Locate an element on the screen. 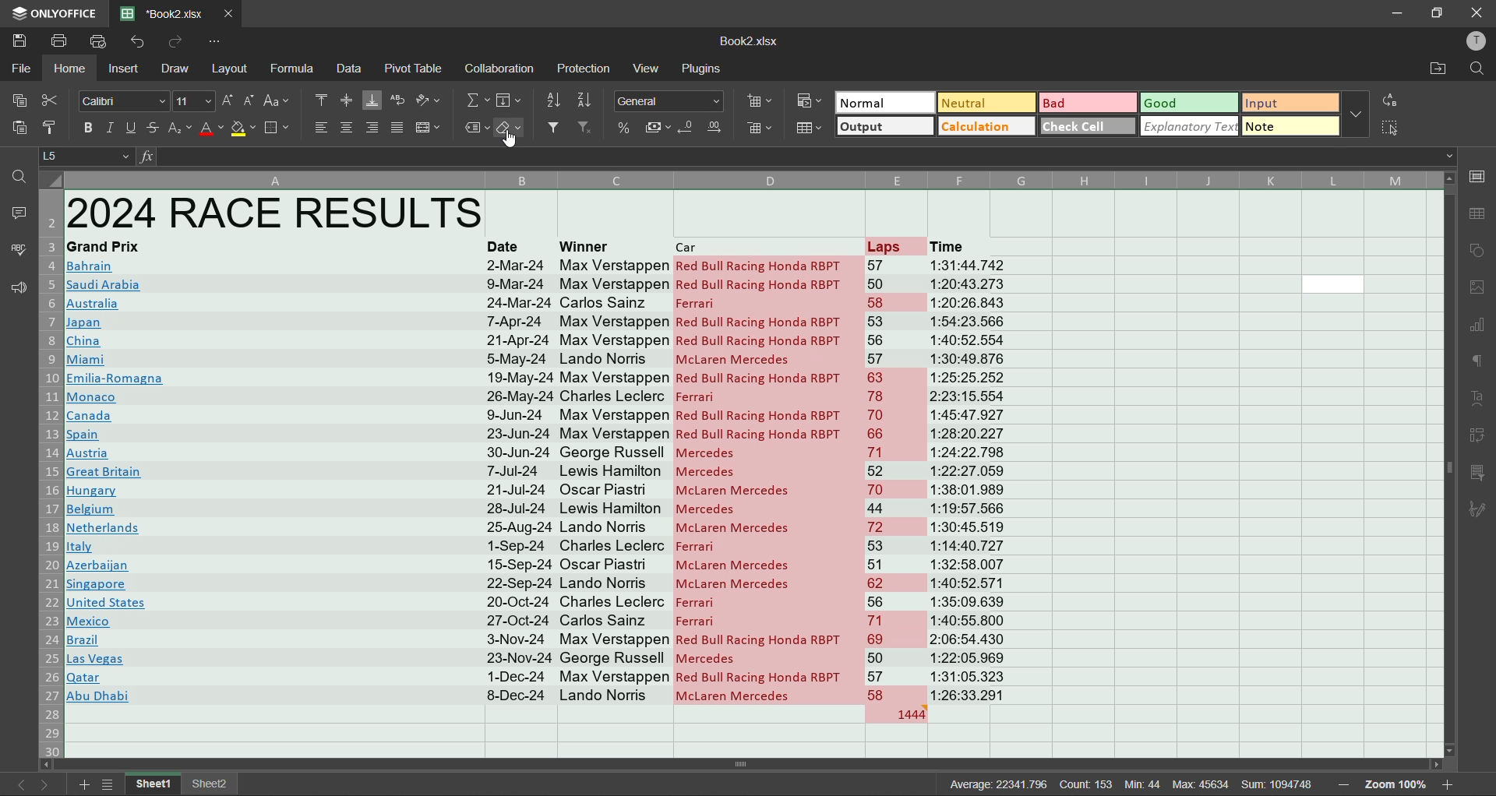 This screenshot has height=796, width=1496. bold is located at coordinates (85, 128).